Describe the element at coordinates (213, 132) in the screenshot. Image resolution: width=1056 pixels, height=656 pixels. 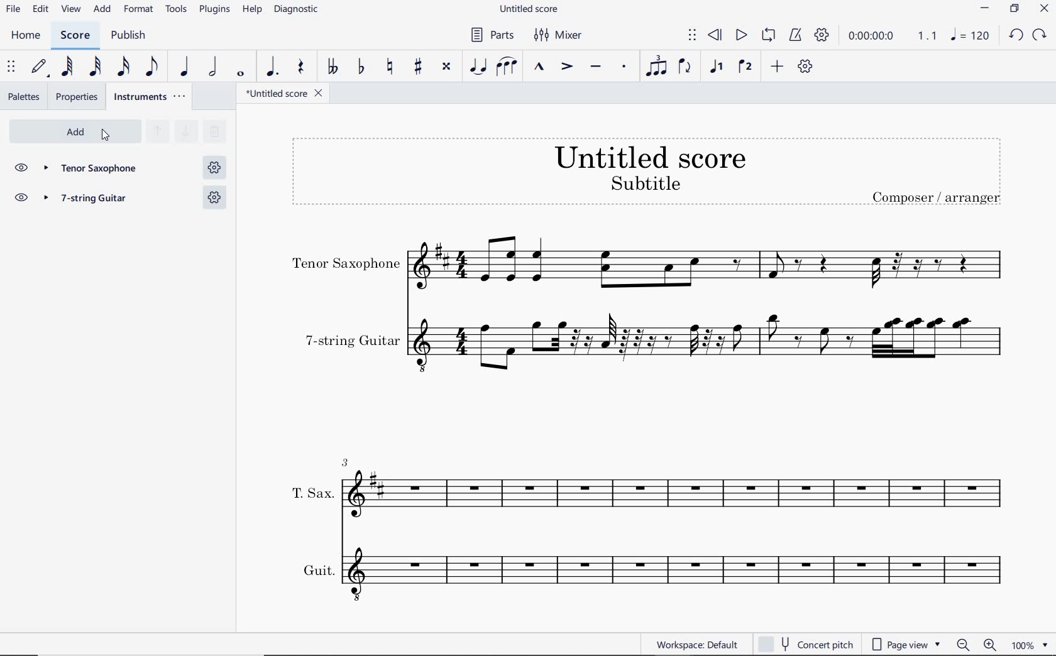
I see `SEARCH PALETTES` at that location.